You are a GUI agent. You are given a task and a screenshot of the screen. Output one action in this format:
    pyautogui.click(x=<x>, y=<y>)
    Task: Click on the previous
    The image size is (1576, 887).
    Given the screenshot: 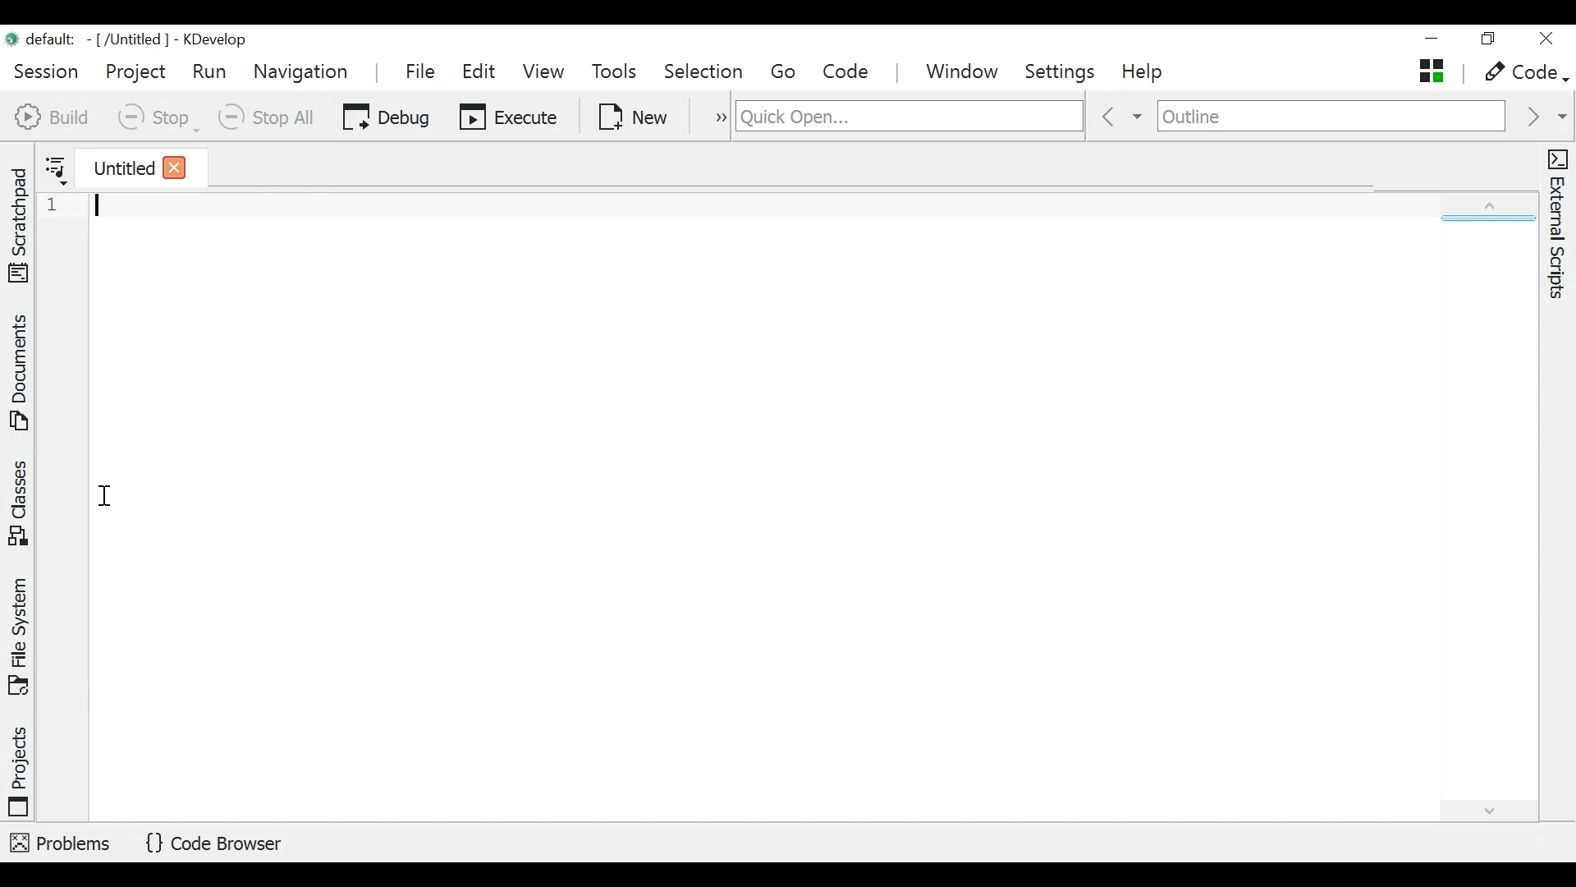 What is the action you would take?
    pyautogui.click(x=1126, y=117)
    